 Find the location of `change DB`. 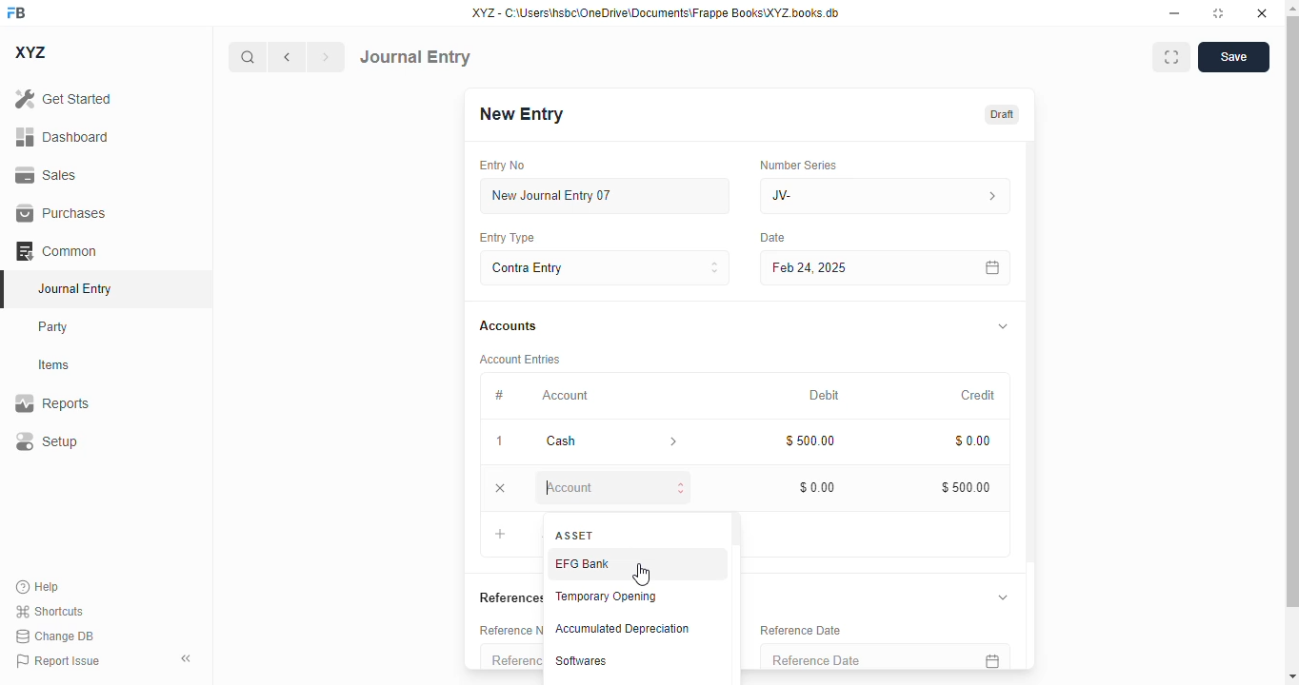

change DB is located at coordinates (54, 636).